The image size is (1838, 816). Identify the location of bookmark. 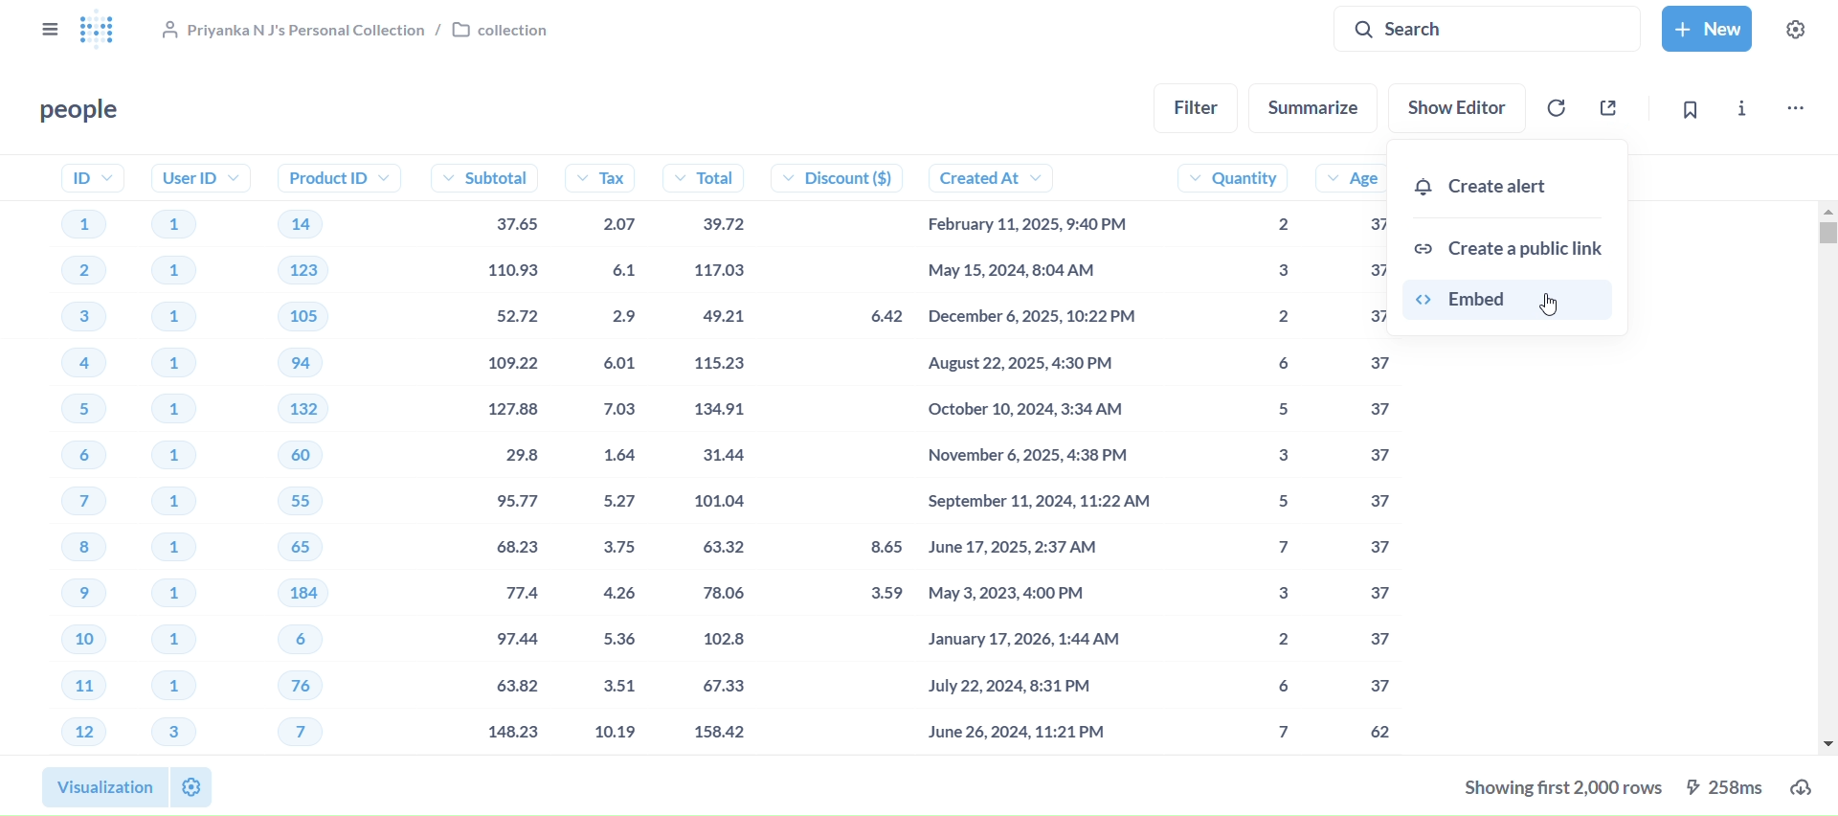
(1685, 109).